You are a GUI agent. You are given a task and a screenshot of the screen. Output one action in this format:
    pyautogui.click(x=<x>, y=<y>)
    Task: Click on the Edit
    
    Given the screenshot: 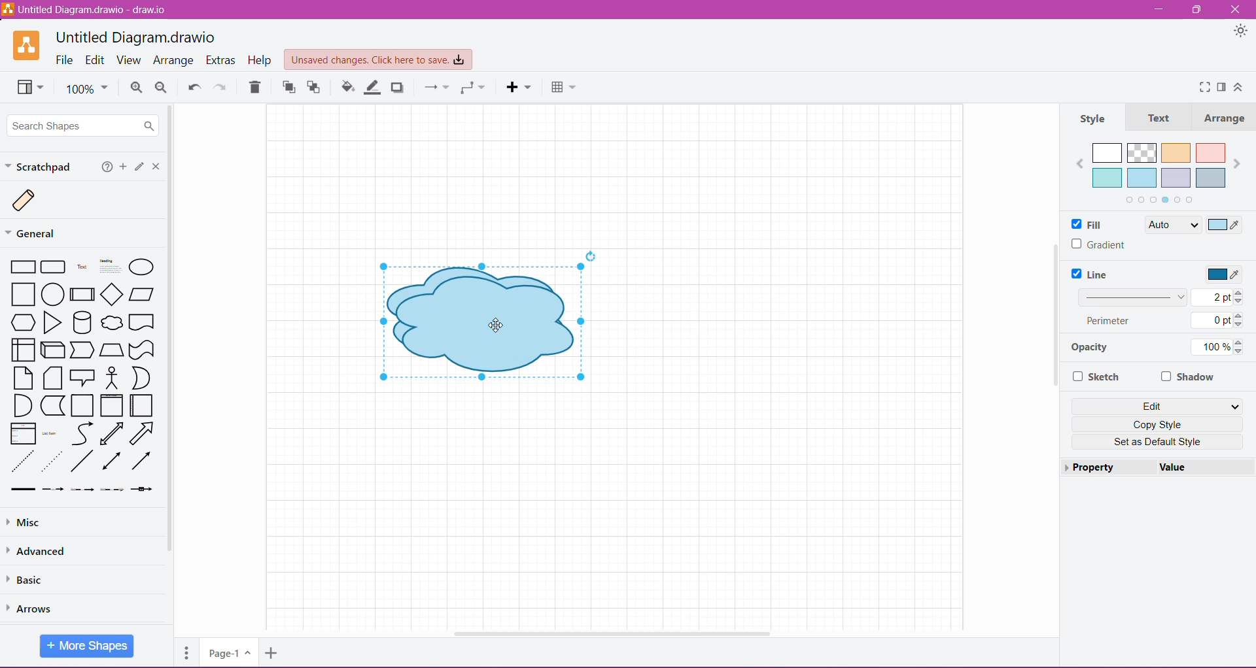 What is the action you would take?
    pyautogui.click(x=1157, y=406)
    